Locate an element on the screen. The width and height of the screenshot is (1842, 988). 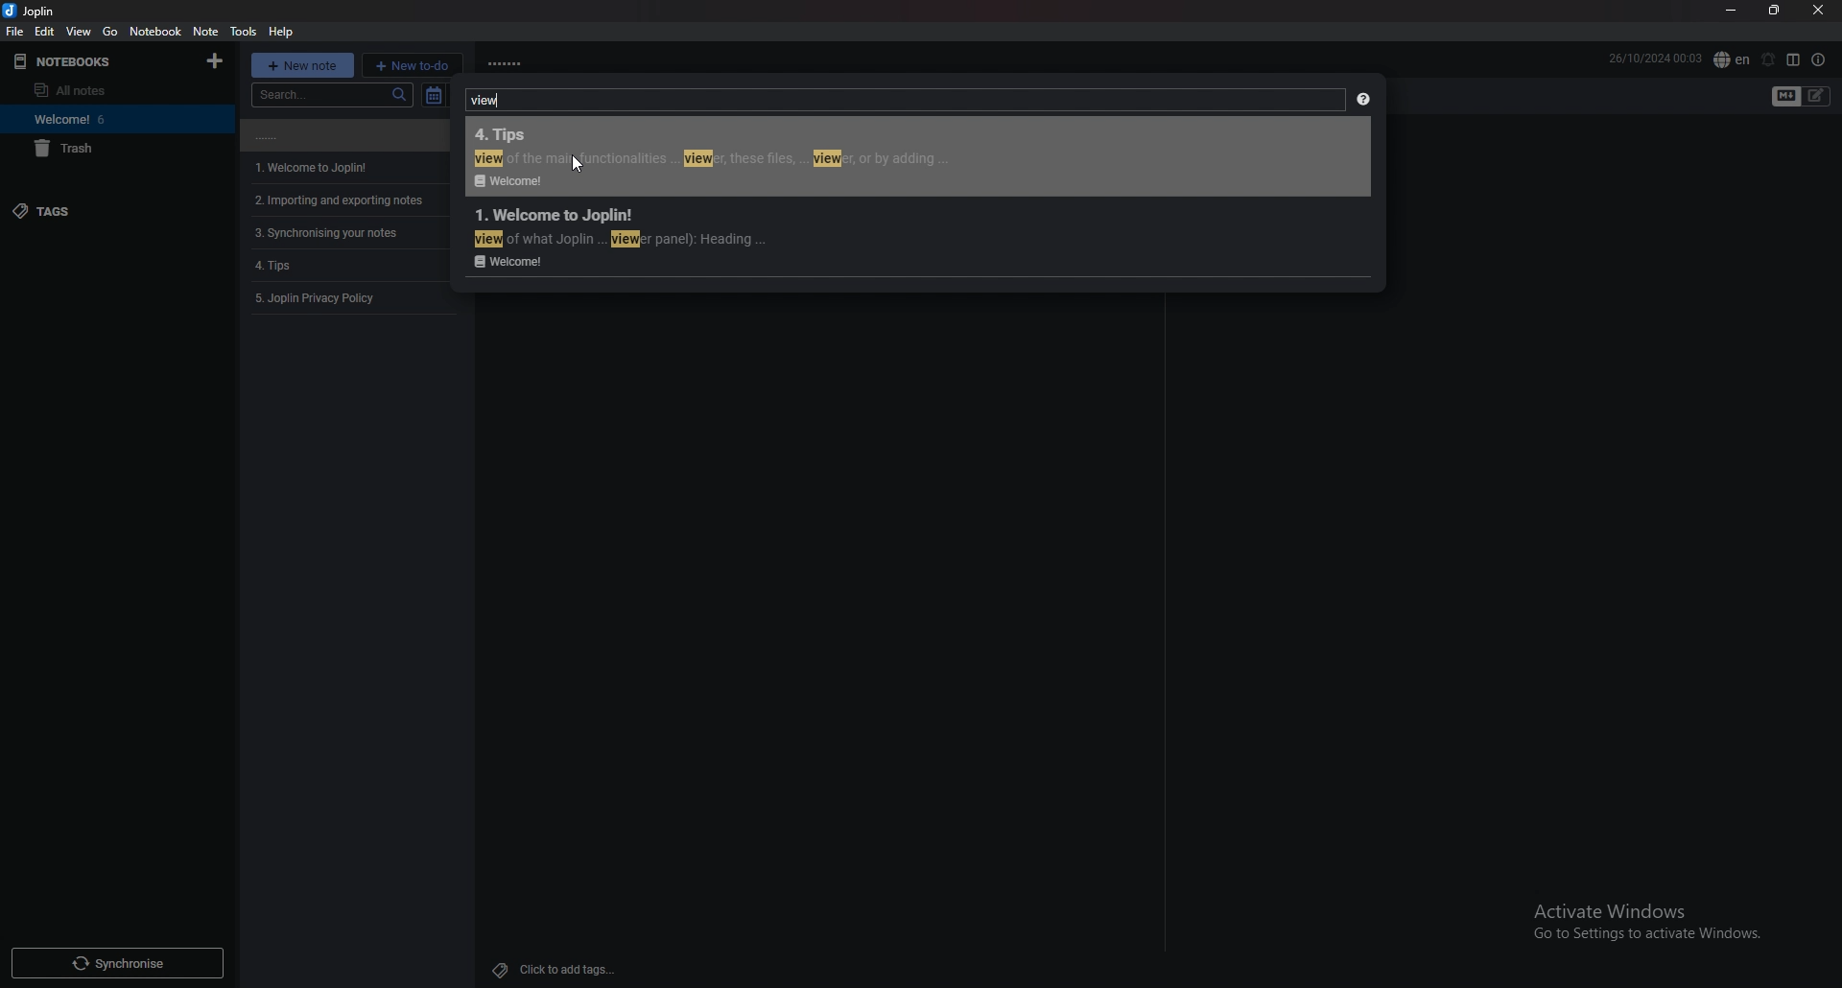
 is located at coordinates (1640, 923).